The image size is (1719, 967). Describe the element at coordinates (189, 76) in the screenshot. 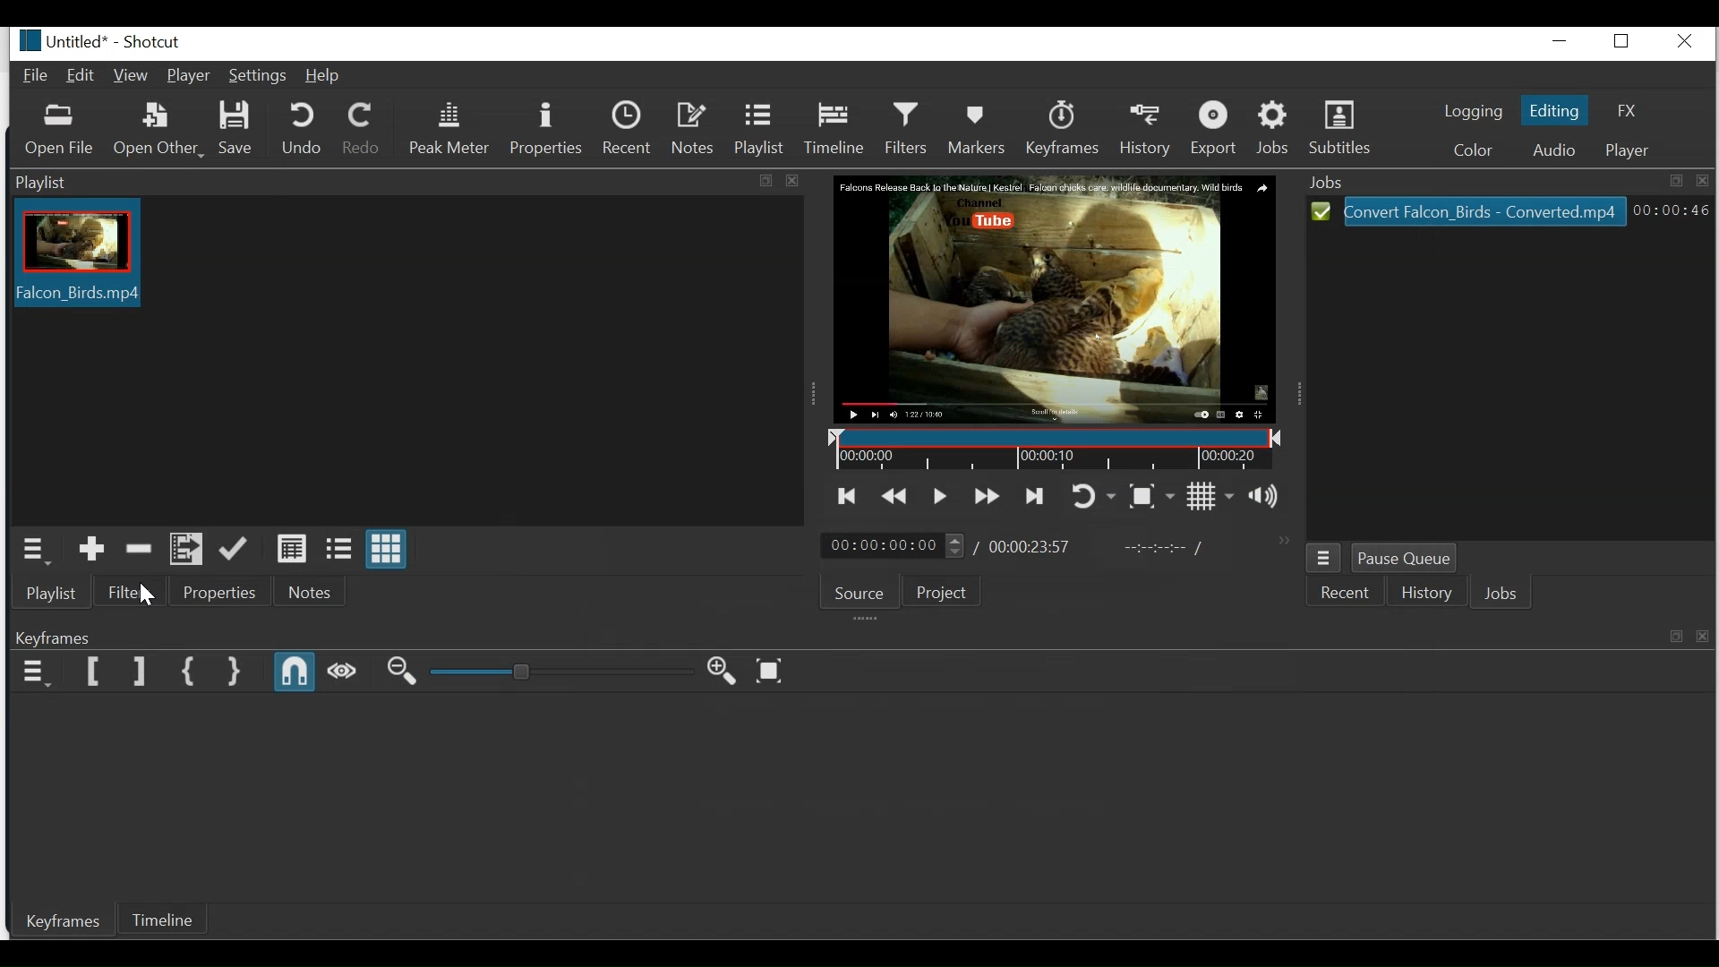

I see `Player` at that location.